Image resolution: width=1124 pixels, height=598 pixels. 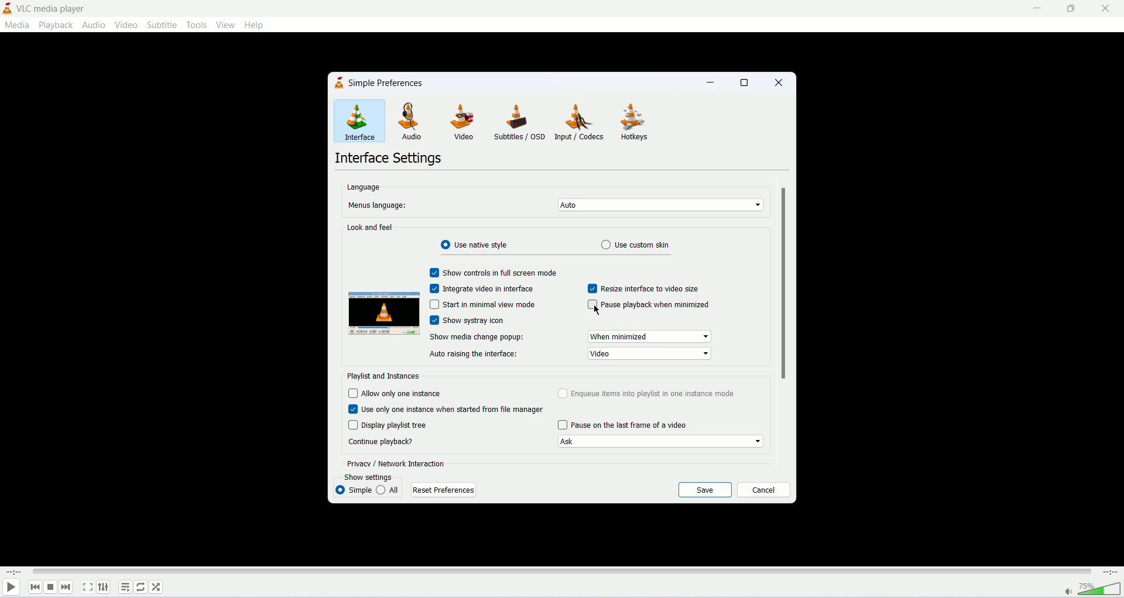 I want to click on Checbox, so click(x=351, y=410).